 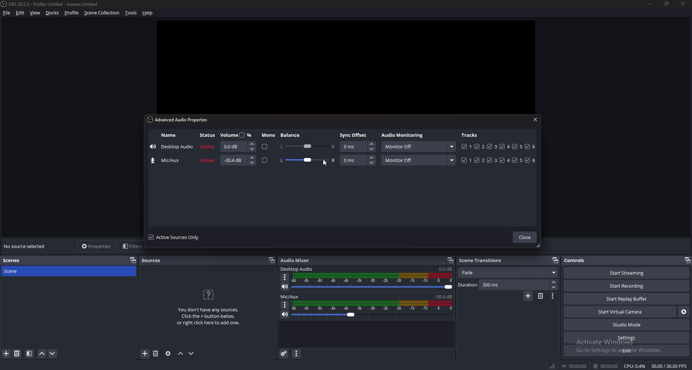 What do you see at coordinates (554, 366) in the screenshot?
I see `network` at bounding box center [554, 366].